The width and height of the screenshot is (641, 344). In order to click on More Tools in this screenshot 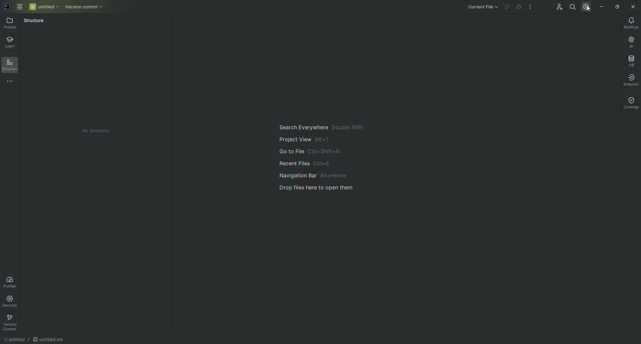, I will do `click(11, 83)`.